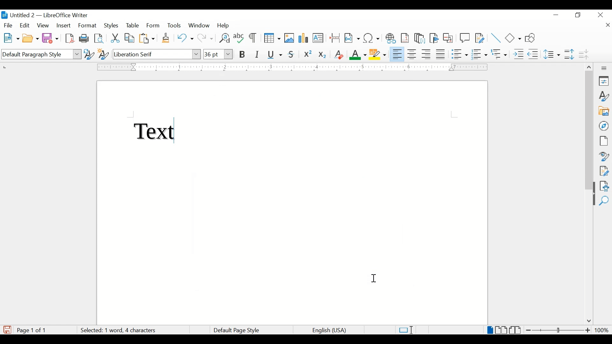 The width and height of the screenshot is (612, 344). What do you see at coordinates (243, 55) in the screenshot?
I see `bold` at bounding box center [243, 55].